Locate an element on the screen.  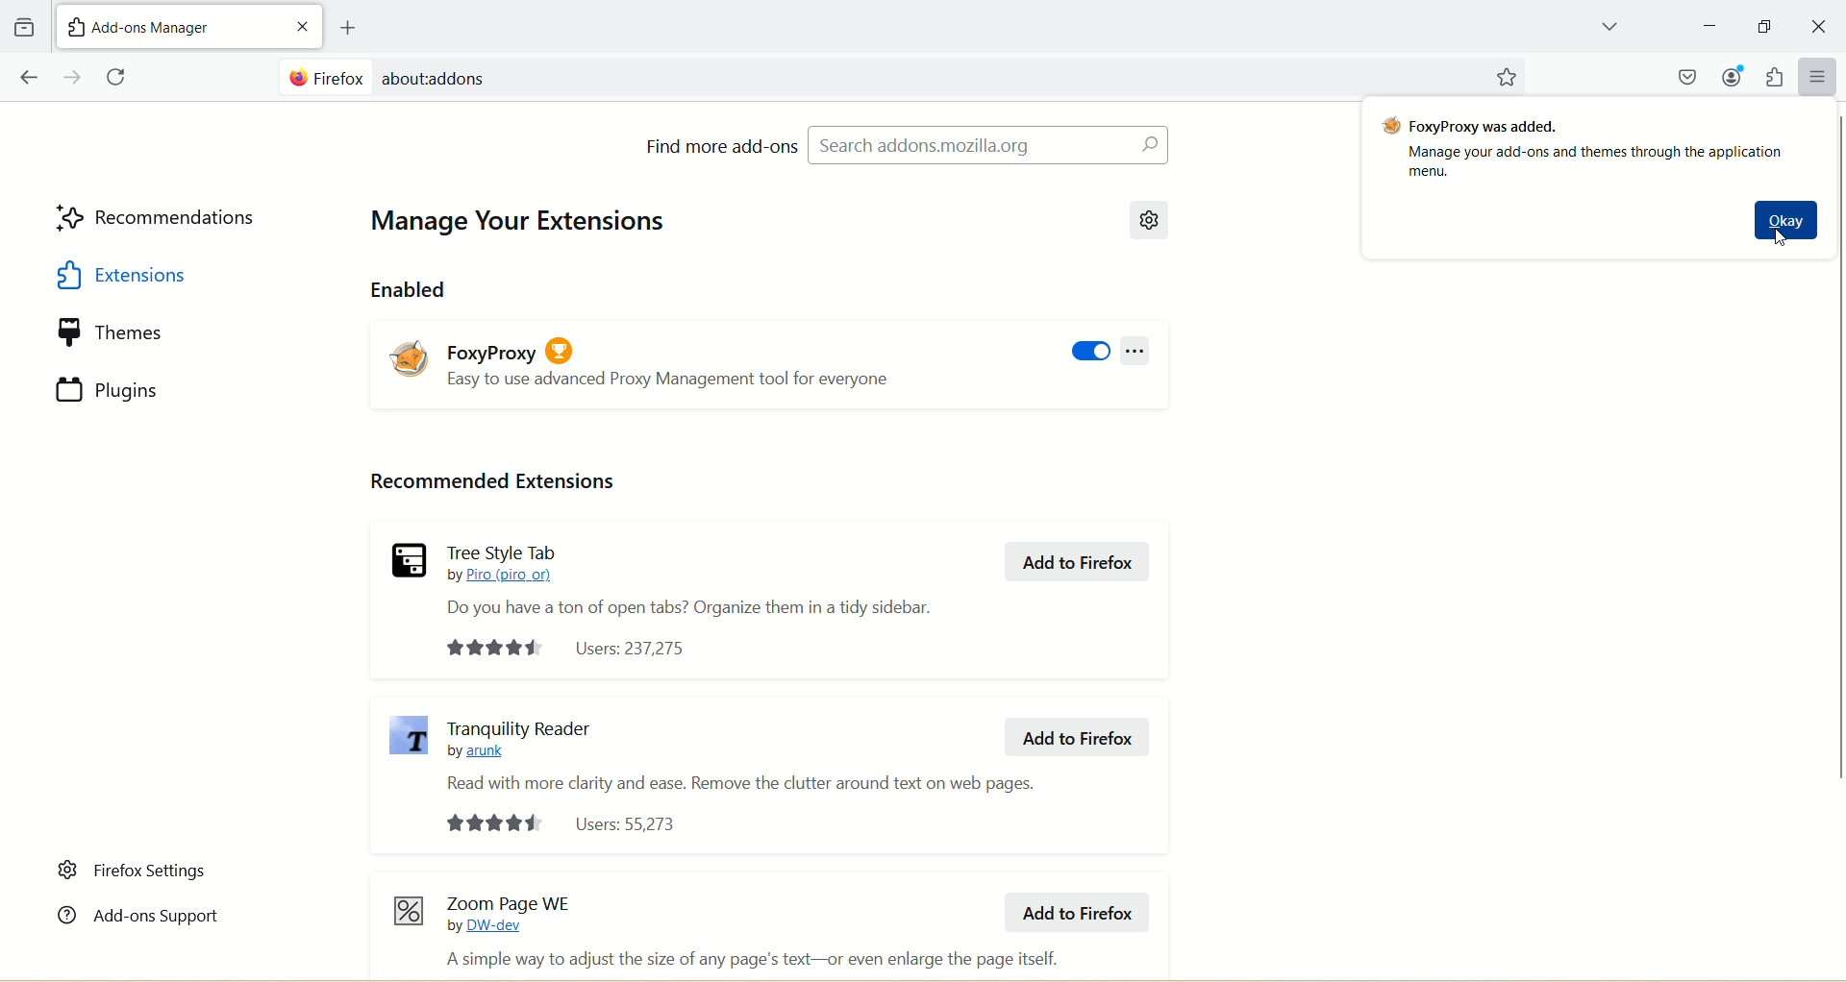
Move backward is located at coordinates (28, 77).